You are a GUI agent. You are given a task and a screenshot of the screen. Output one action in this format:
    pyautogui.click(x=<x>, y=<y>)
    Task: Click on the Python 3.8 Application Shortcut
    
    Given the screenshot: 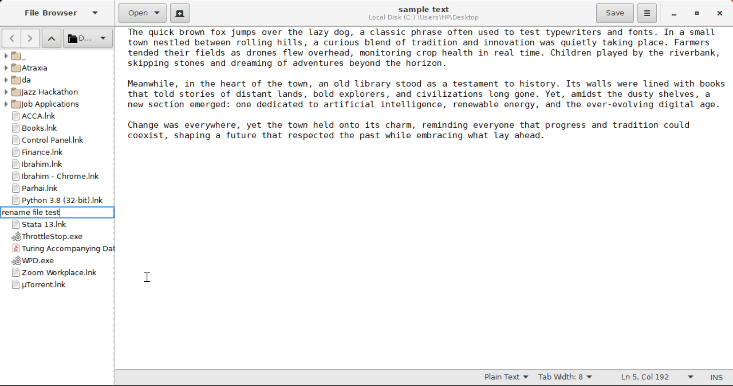 What is the action you would take?
    pyautogui.click(x=54, y=200)
    